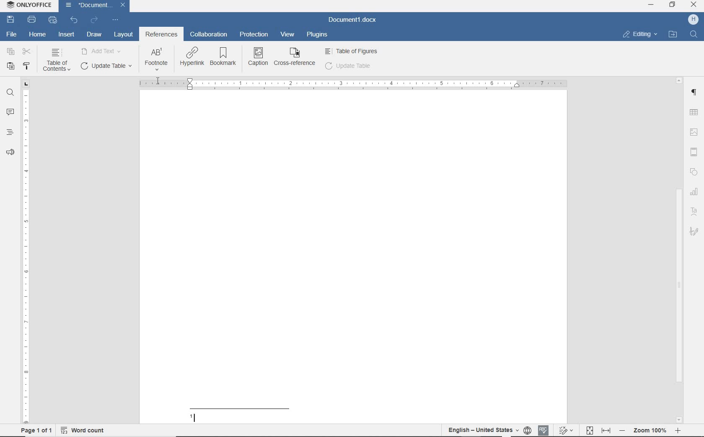  I want to click on footnote added to the bottom of the page, so click(278, 412).